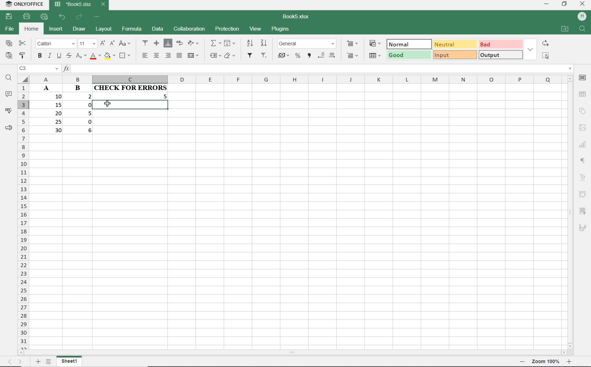 The width and height of the screenshot is (591, 367). Describe the element at coordinates (189, 30) in the screenshot. I see `COLLABORATION` at that location.